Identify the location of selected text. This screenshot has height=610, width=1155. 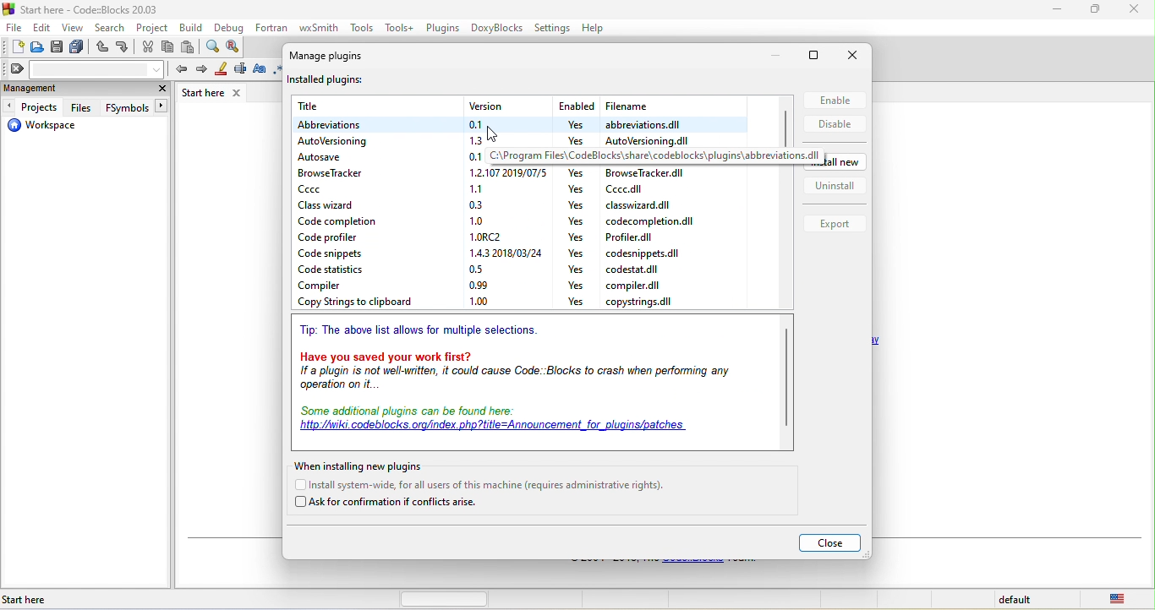
(240, 71).